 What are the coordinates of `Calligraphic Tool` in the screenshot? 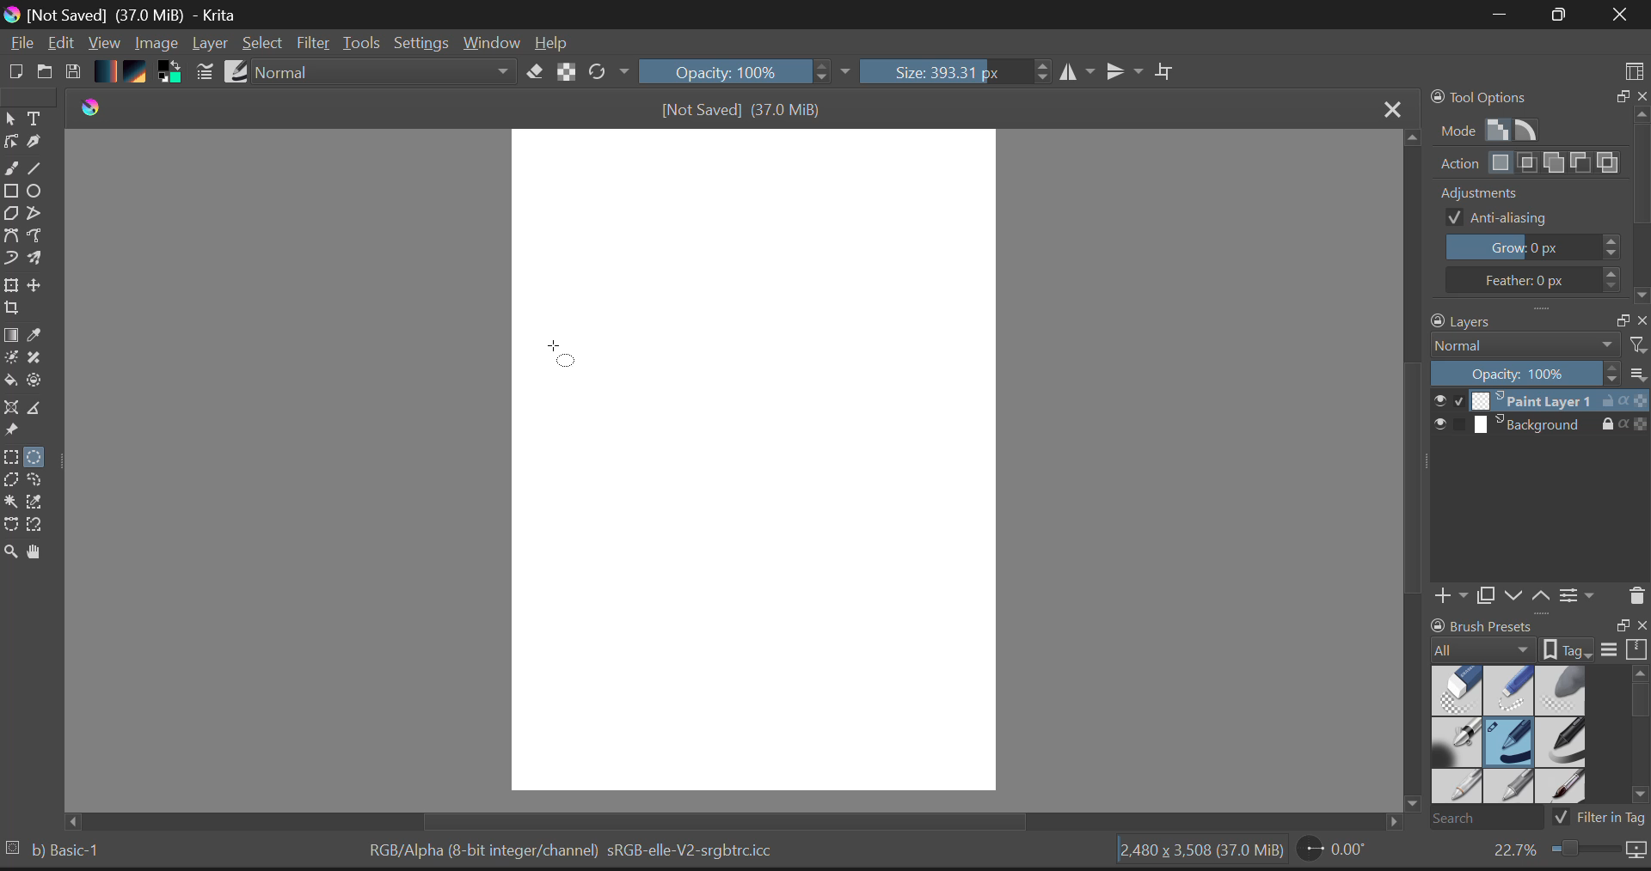 It's located at (34, 145).